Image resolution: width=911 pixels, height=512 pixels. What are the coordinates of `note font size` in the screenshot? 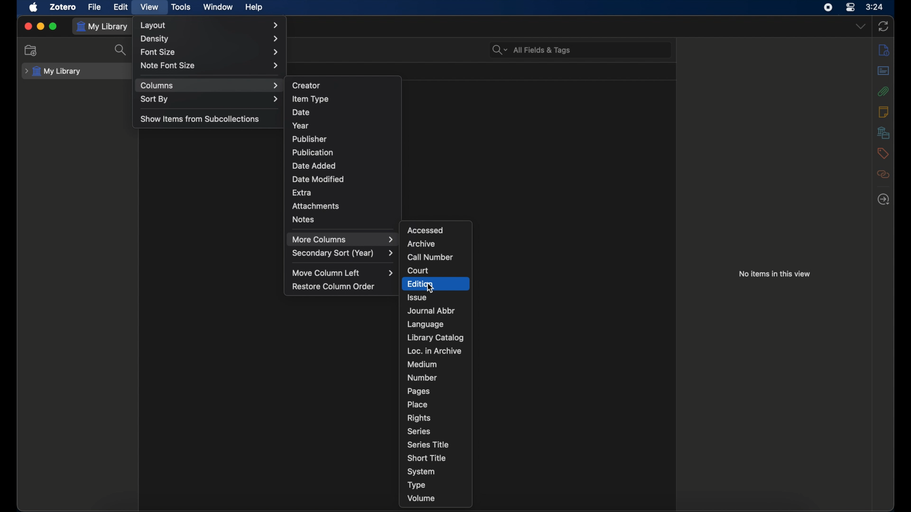 It's located at (211, 65).